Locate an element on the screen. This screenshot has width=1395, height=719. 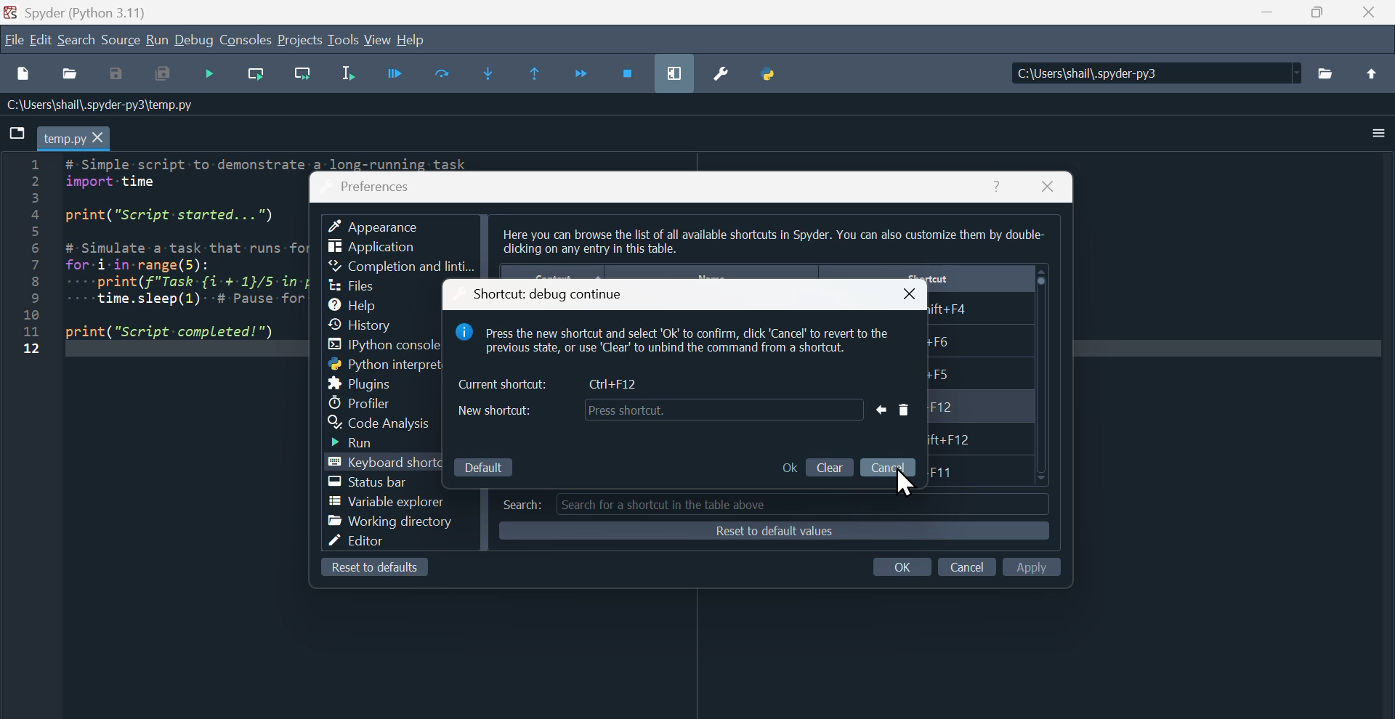
cancel is located at coordinates (895, 465).